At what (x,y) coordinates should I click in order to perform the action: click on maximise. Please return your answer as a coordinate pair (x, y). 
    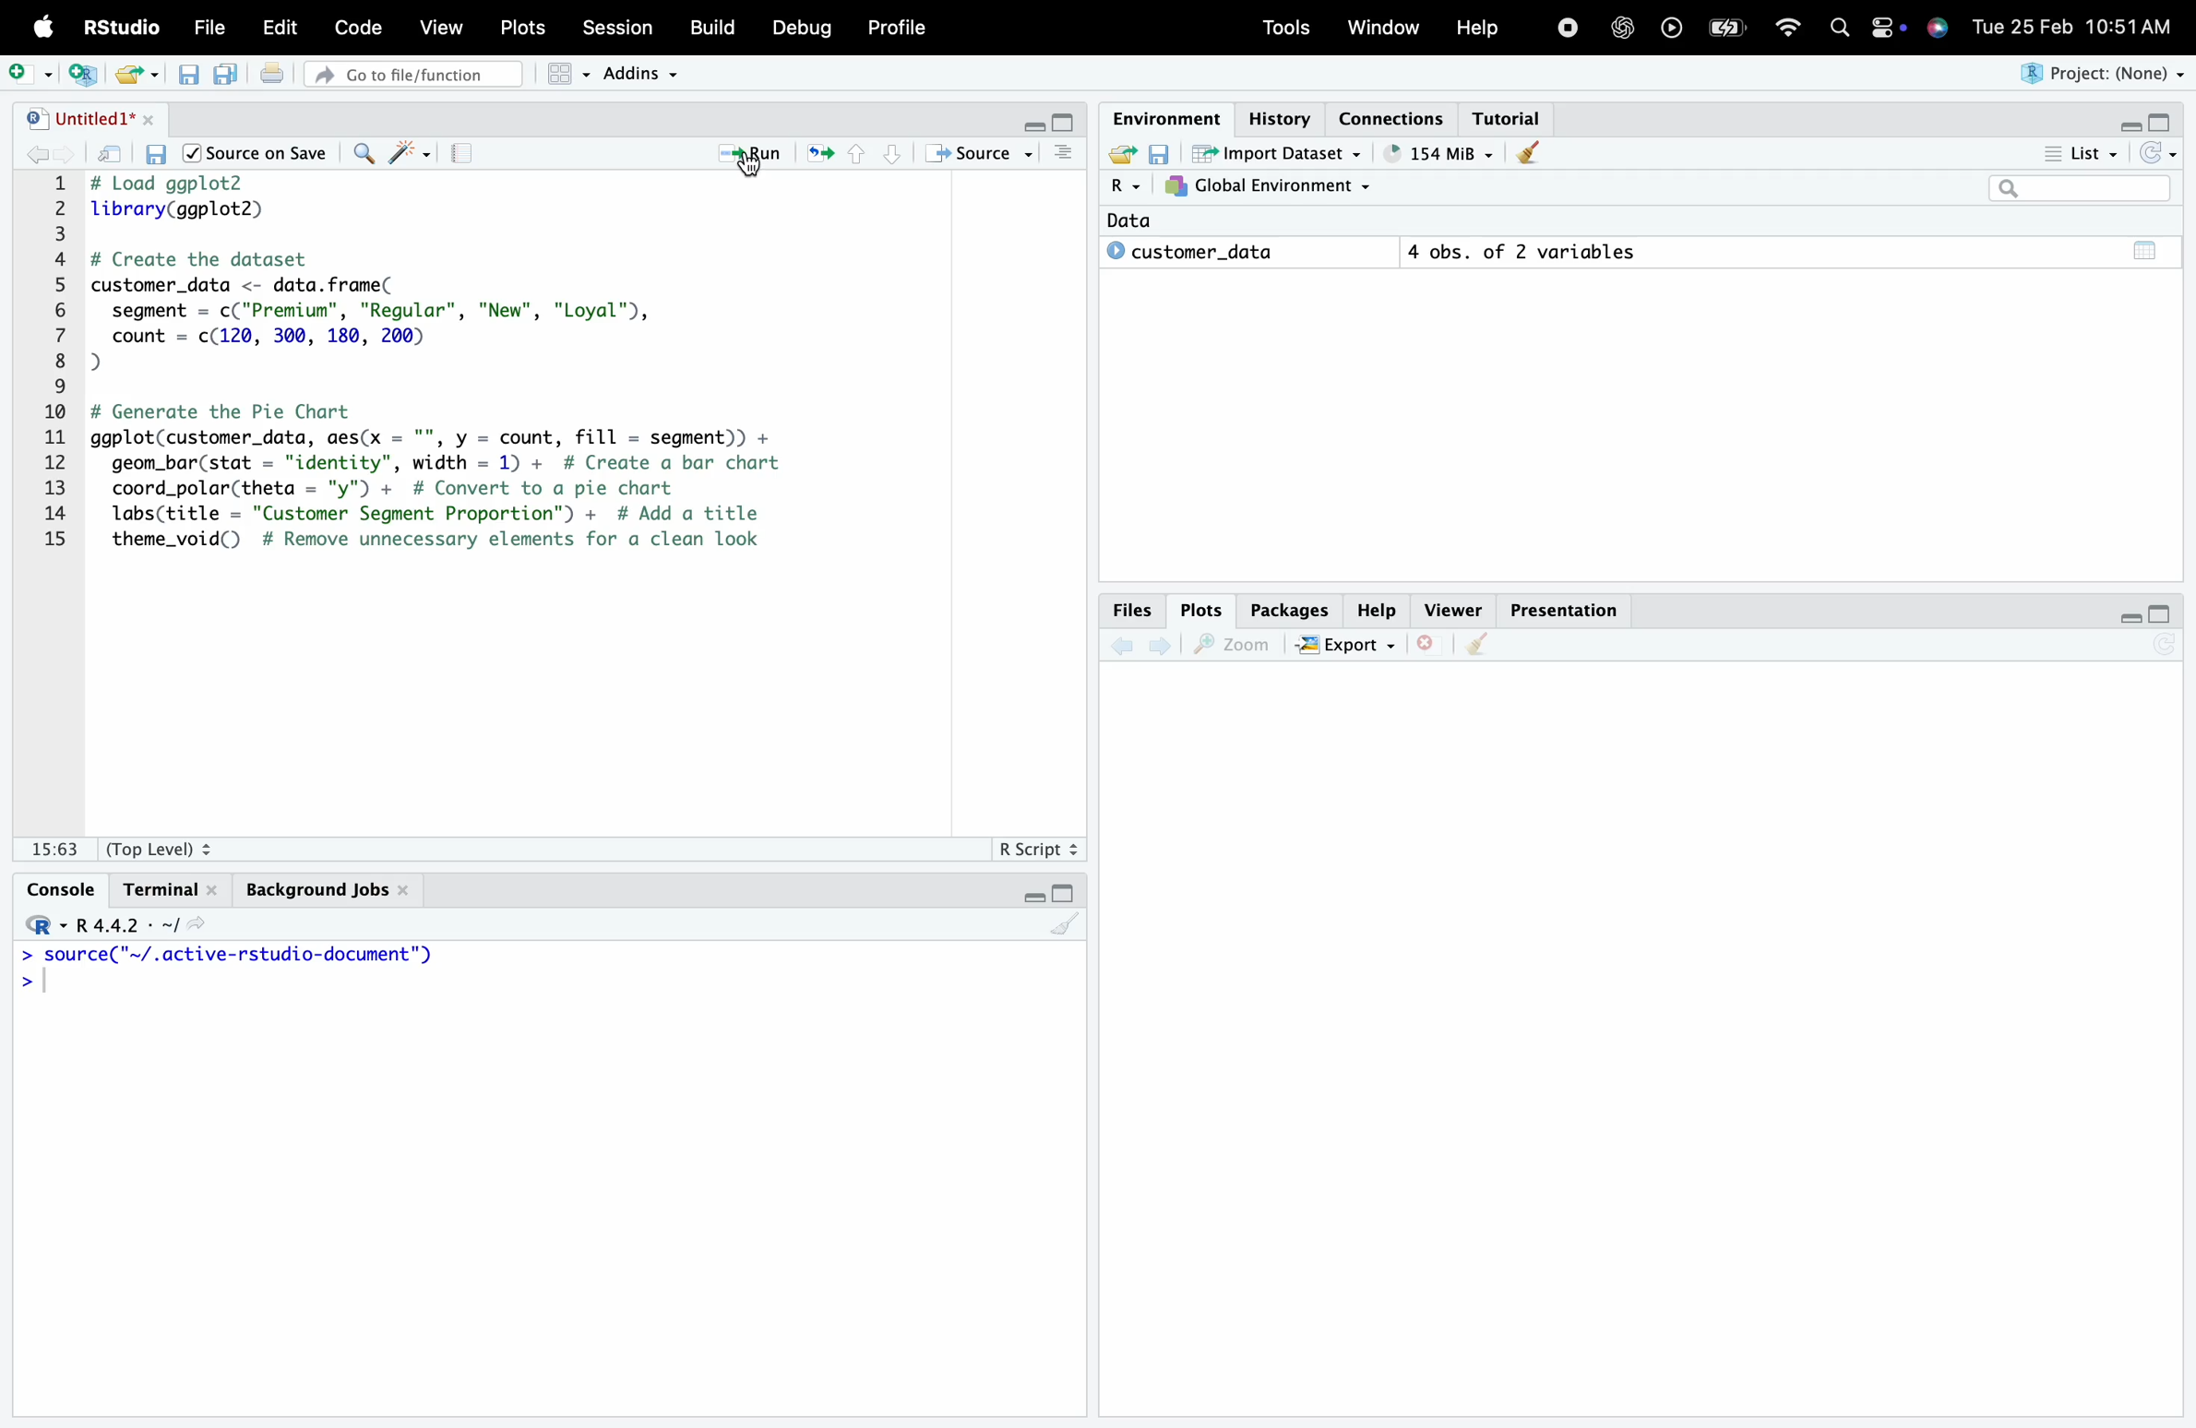
    Looking at the image, I should click on (1069, 890).